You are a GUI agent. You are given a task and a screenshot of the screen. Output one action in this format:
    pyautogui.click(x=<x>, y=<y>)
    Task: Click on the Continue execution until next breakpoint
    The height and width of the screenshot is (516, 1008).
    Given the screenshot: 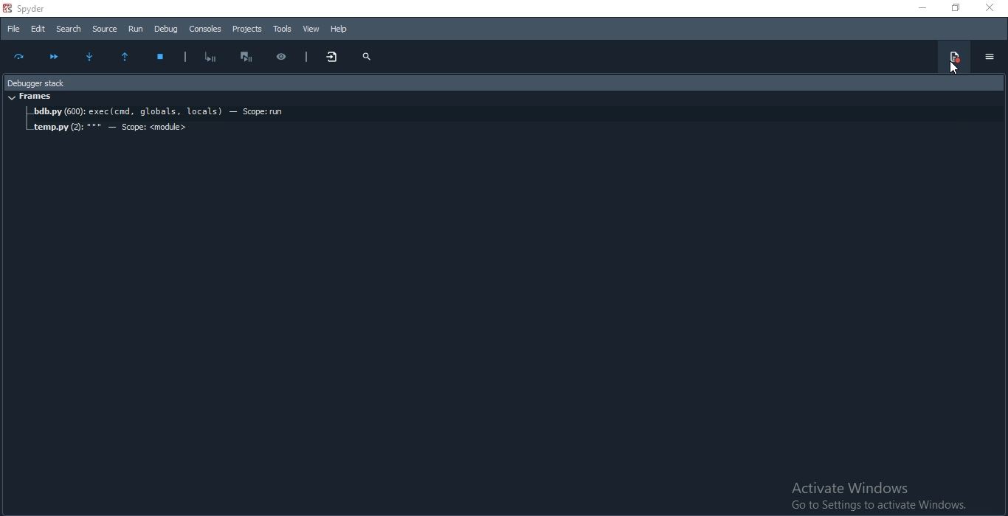 What is the action you would take?
    pyautogui.click(x=54, y=55)
    